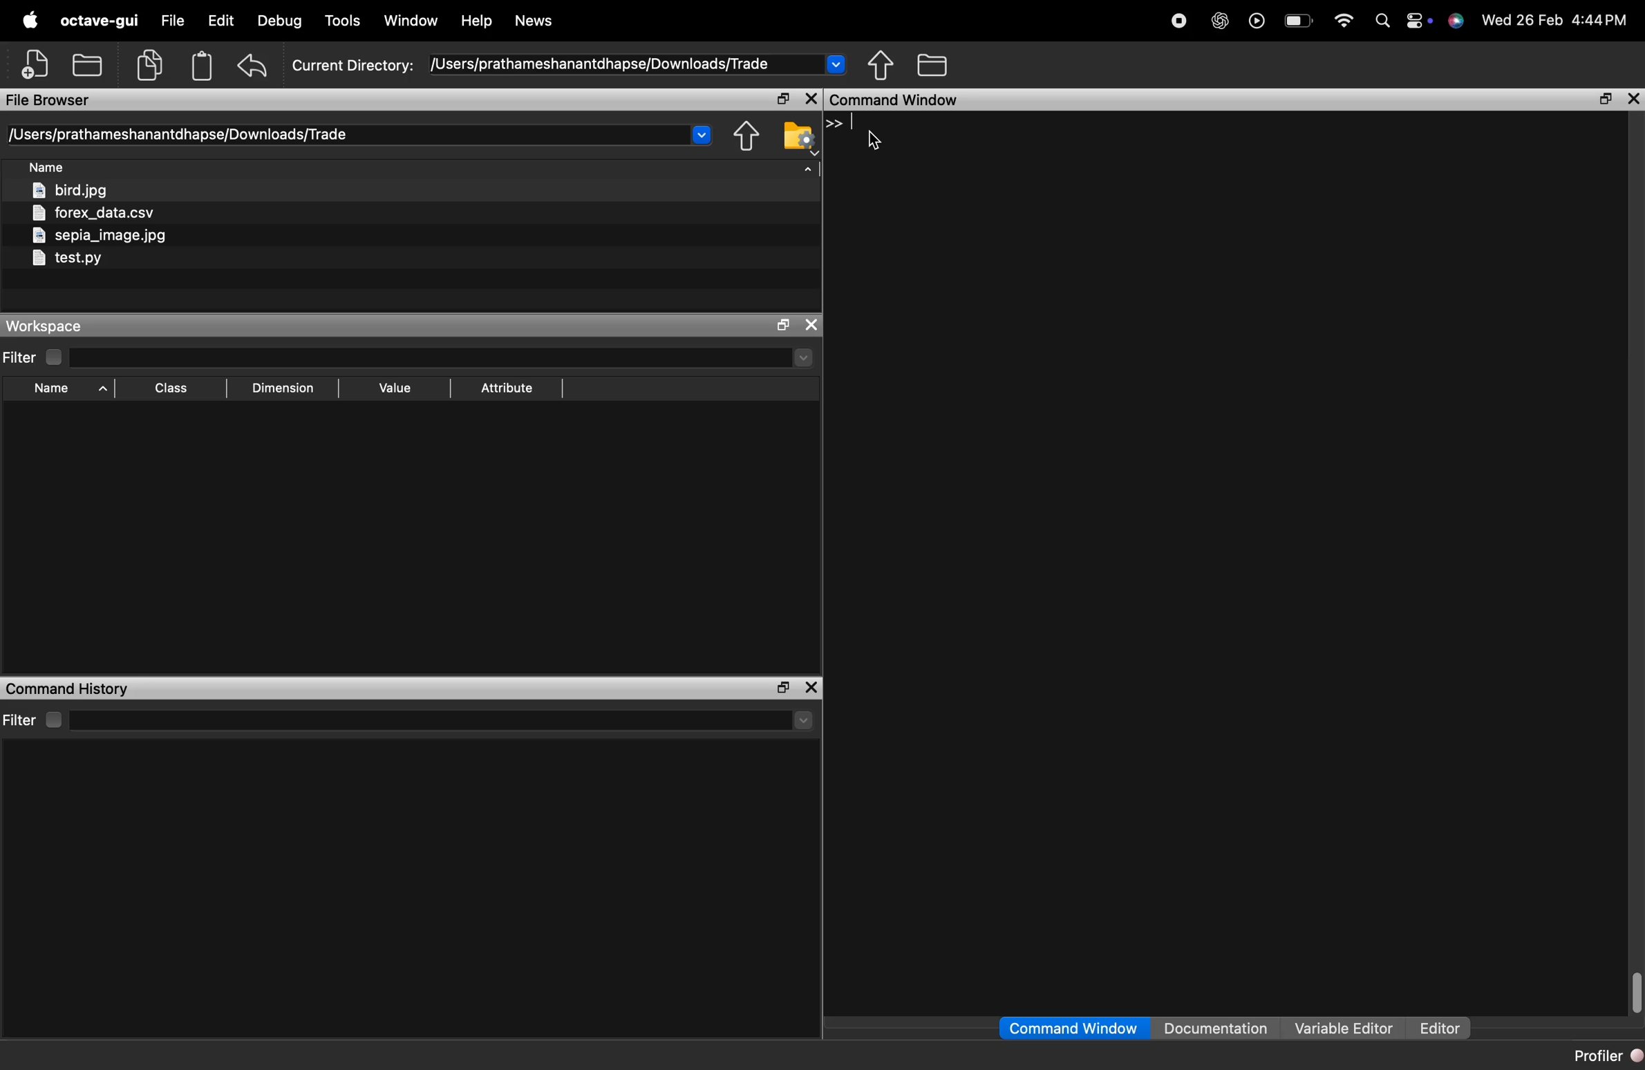 Image resolution: width=1645 pixels, height=1070 pixels. What do you see at coordinates (149, 65) in the screenshot?
I see `copy` at bounding box center [149, 65].